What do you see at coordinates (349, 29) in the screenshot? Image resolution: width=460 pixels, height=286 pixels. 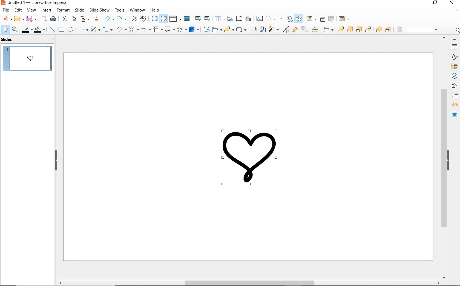 I see `bring forward` at bounding box center [349, 29].